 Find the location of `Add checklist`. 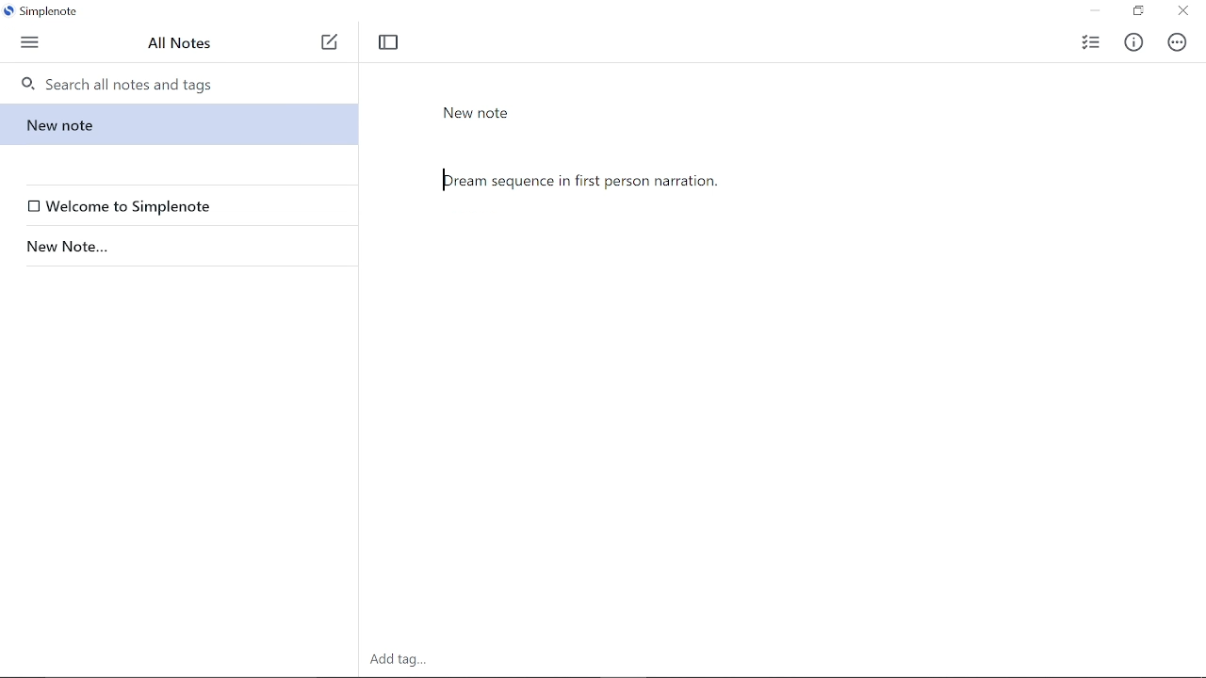

Add checklist is located at coordinates (1089, 40).